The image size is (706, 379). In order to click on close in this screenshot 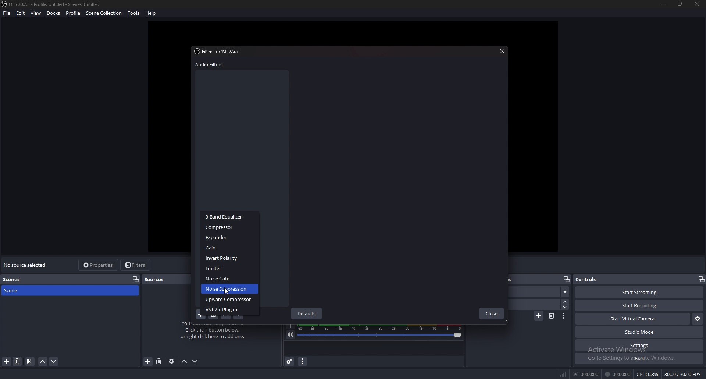, I will do `click(698, 4)`.